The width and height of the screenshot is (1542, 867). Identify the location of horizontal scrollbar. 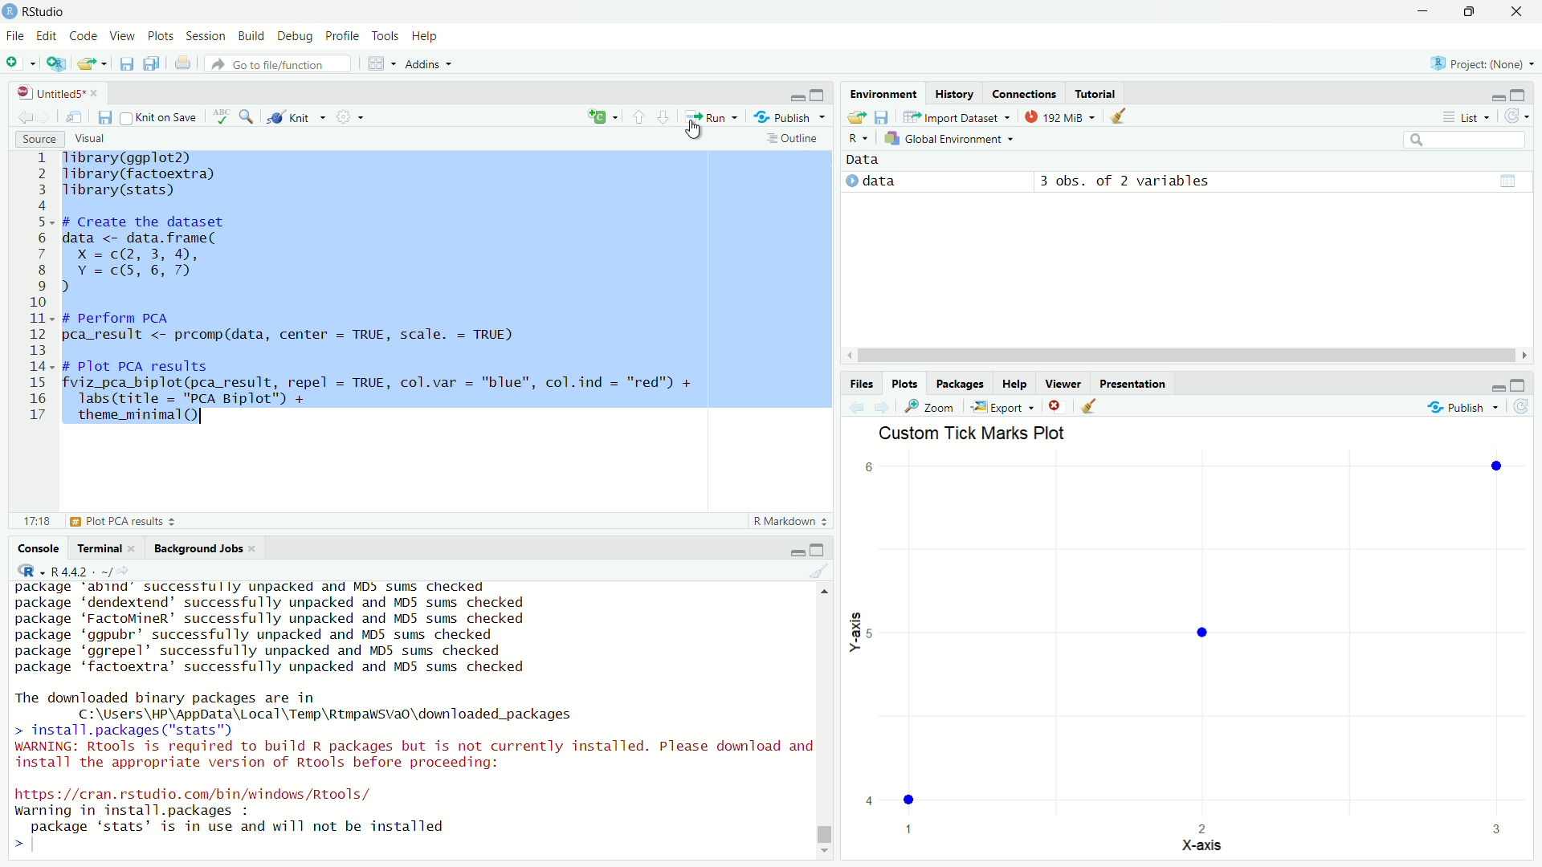
(1185, 356).